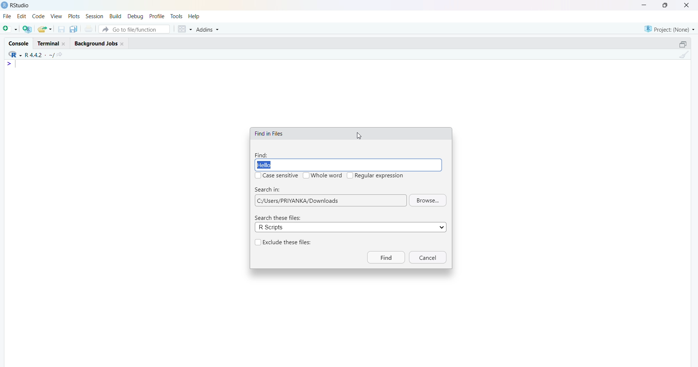  What do you see at coordinates (683, 44) in the screenshot?
I see `open in separate window` at bounding box center [683, 44].